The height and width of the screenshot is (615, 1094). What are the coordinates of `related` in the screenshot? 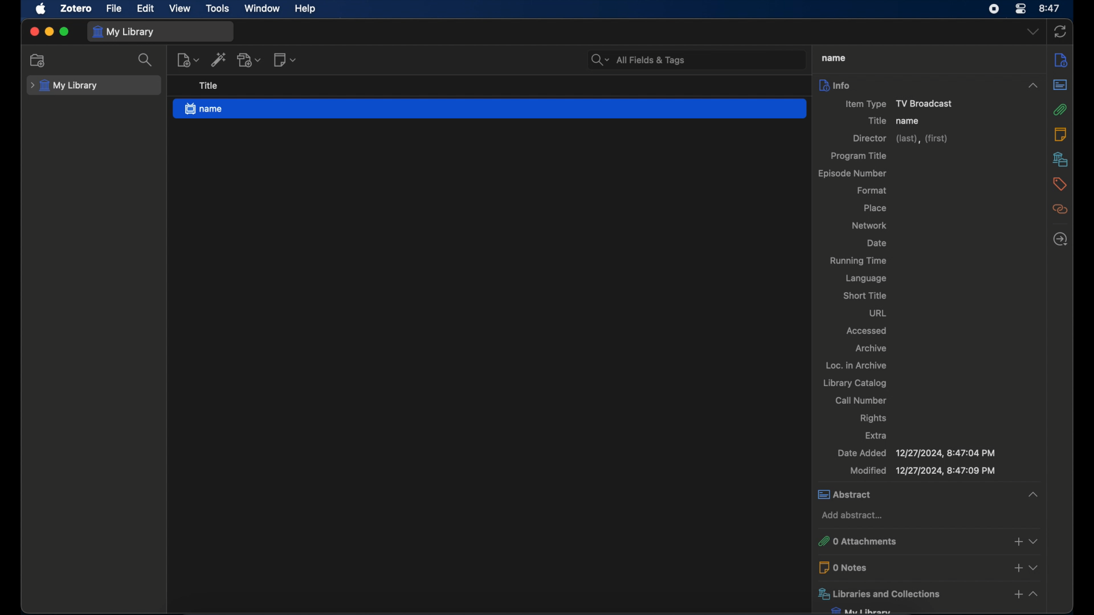 It's located at (1060, 209).